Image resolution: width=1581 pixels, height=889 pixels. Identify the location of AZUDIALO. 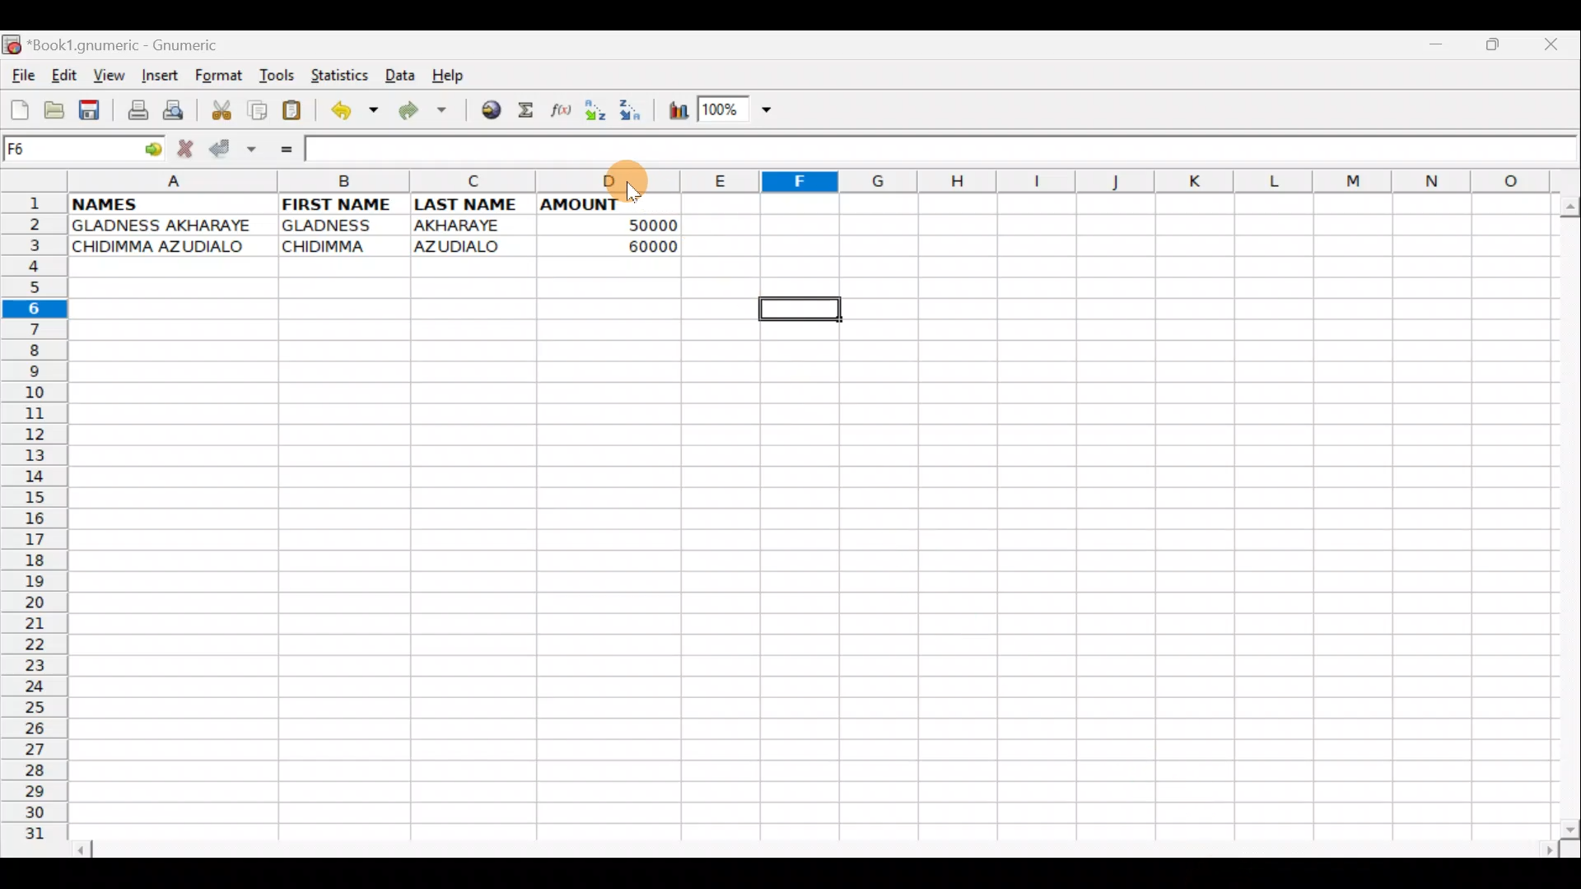
(464, 245).